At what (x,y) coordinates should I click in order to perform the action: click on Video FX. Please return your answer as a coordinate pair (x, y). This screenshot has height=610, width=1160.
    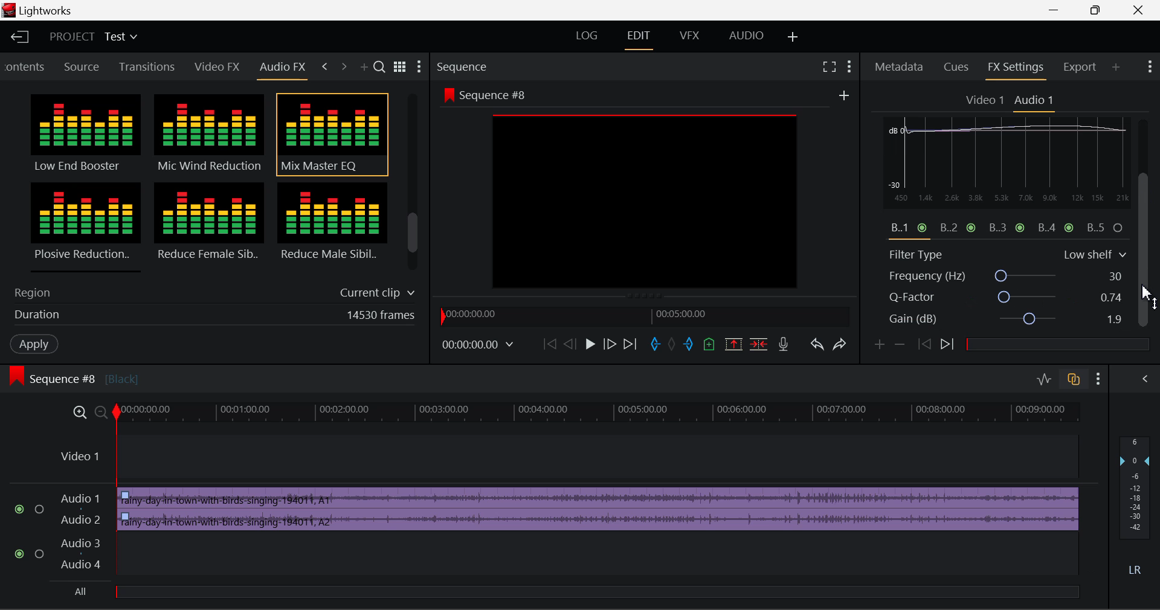
    Looking at the image, I should click on (214, 68).